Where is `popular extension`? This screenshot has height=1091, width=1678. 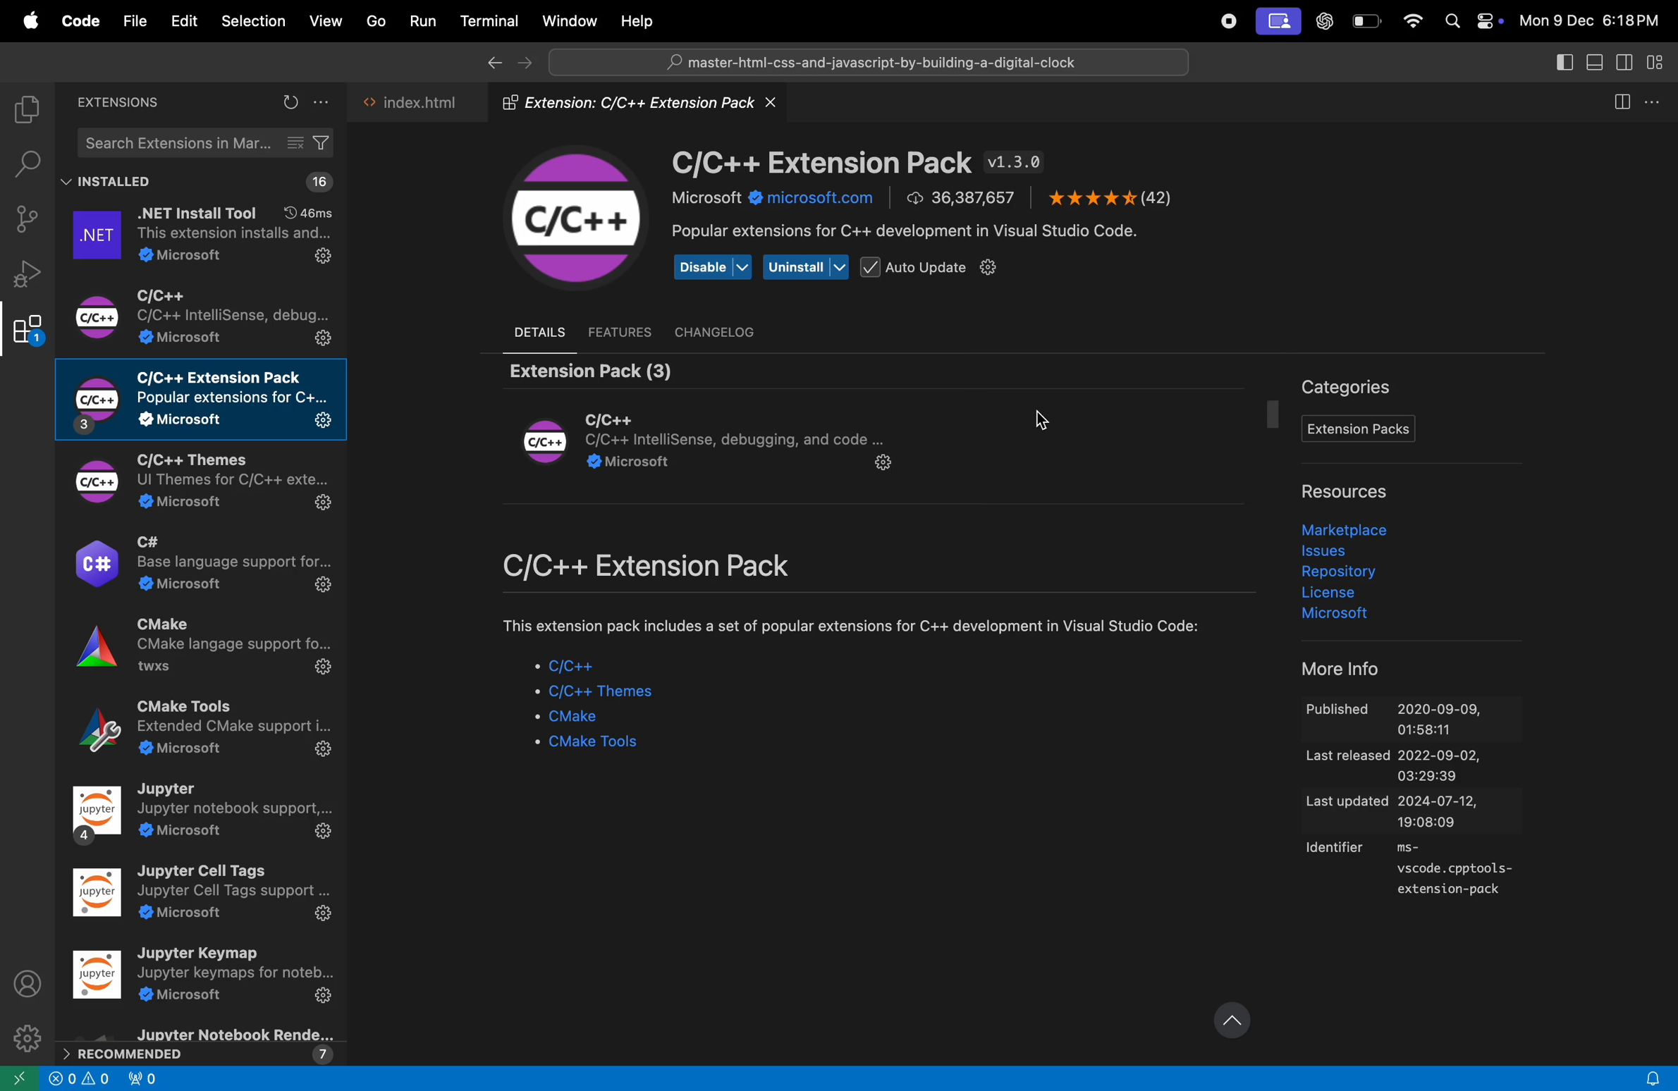
popular extension is located at coordinates (915, 233).